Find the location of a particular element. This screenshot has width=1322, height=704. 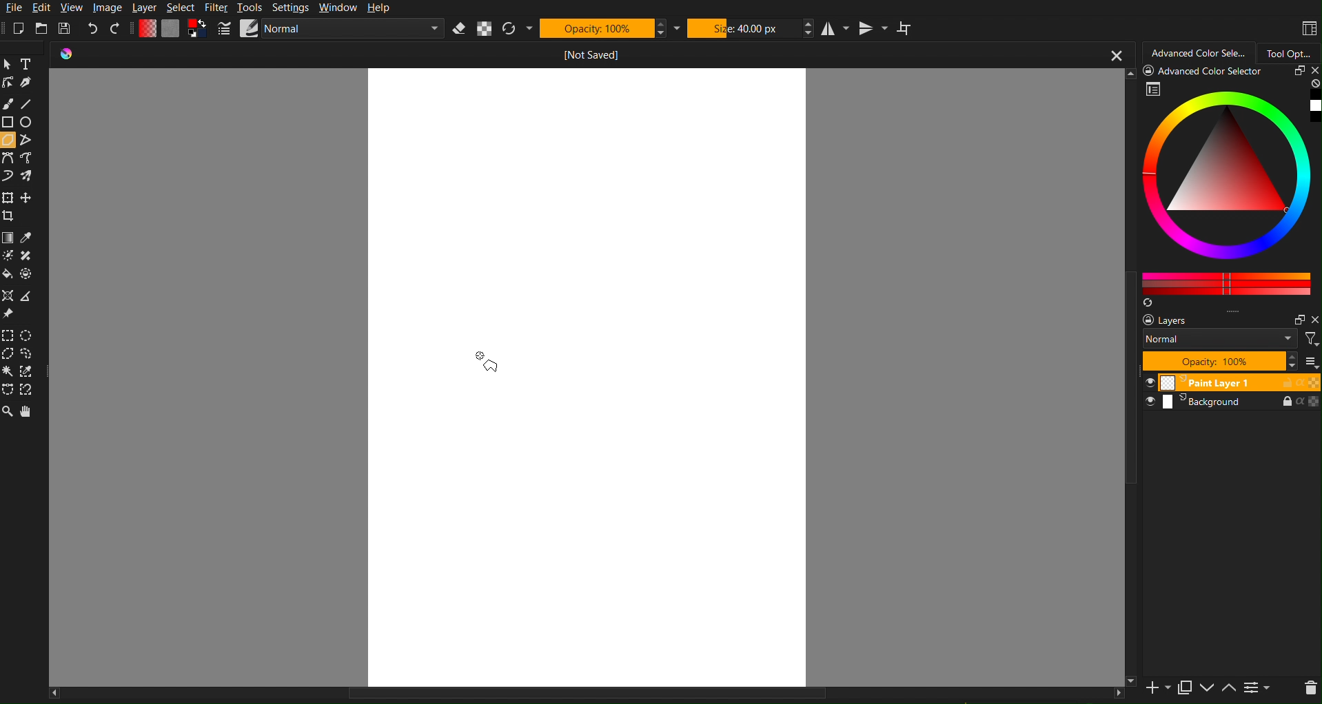

opacity: 100% is located at coordinates (1218, 362).